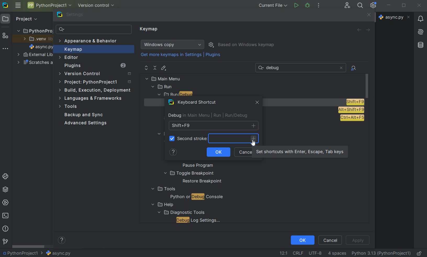  What do you see at coordinates (355, 102) in the screenshot?
I see `Shift+F9` at bounding box center [355, 102].